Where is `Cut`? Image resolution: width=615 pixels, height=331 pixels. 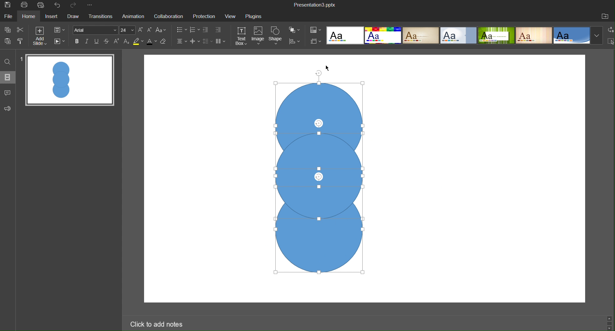
Cut is located at coordinates (24, 31).